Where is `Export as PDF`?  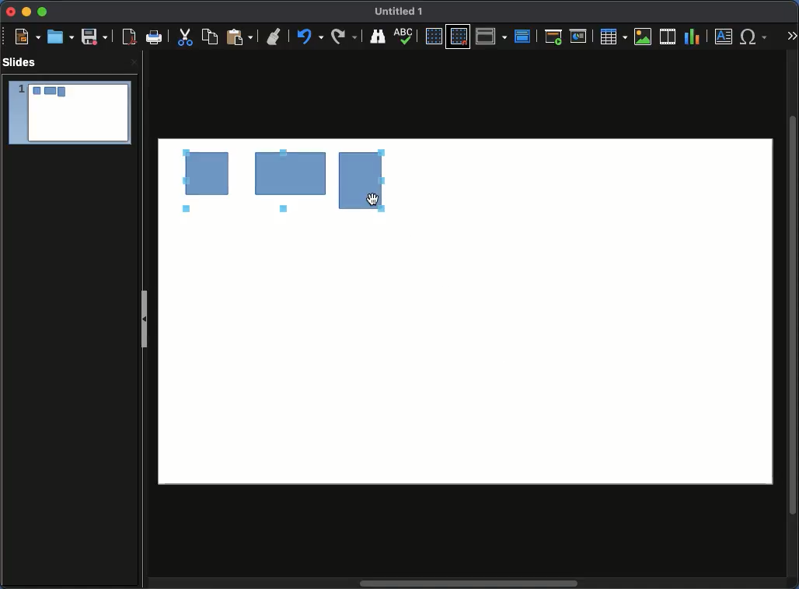 Export as PDF is located at coordinates (127, 37).